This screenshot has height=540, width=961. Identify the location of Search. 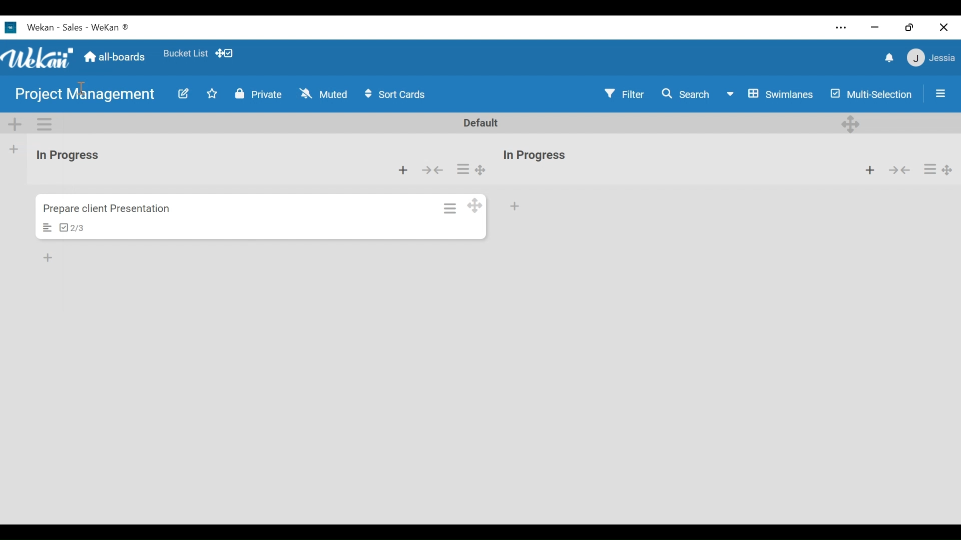
(687, 94).